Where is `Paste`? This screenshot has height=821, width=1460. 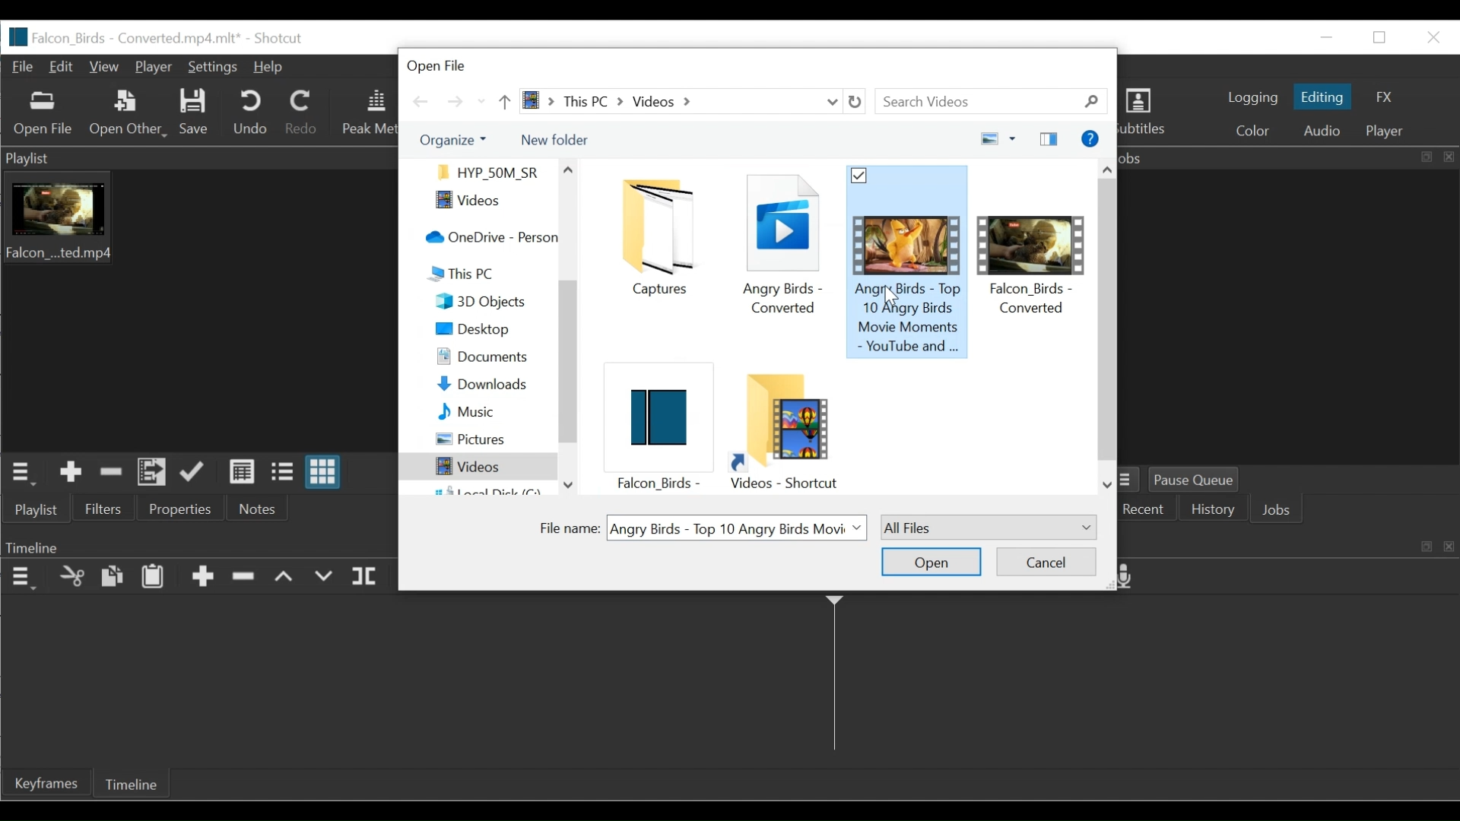
Paste is located at coordinates (153, 578).